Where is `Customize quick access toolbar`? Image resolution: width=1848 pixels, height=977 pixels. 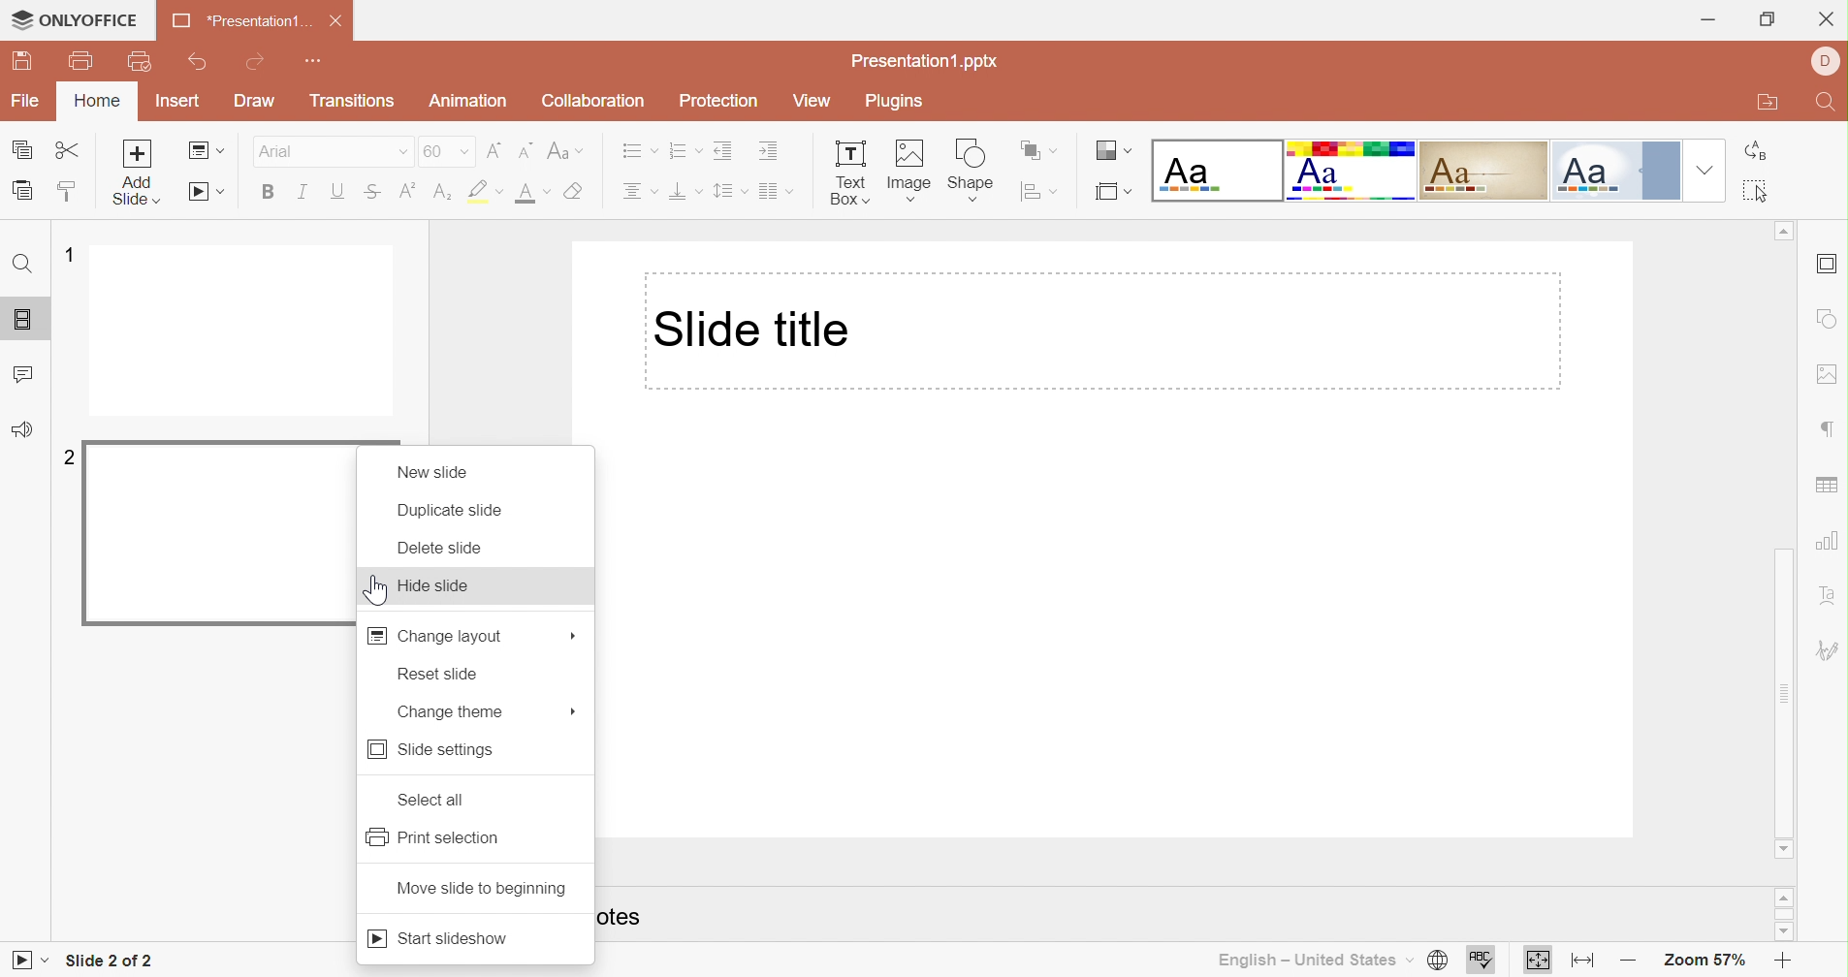 Customize quick access toolbar is located at coordinates (313, 61).